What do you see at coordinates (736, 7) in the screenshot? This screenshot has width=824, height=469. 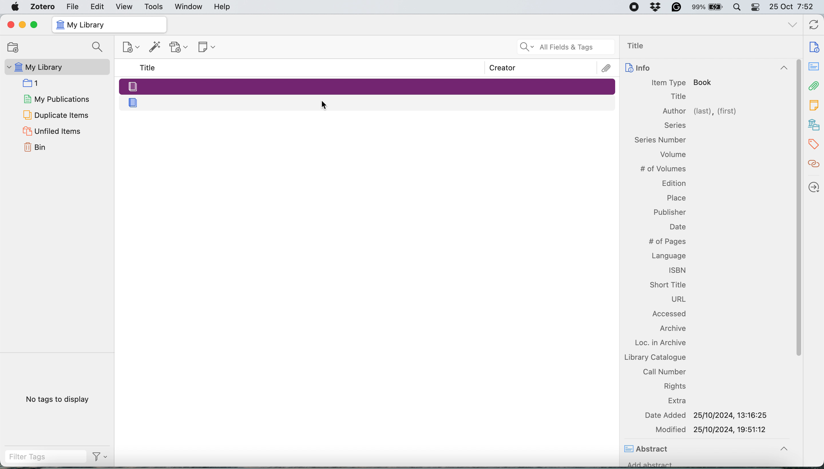 I see `Spotlight Search` at bounding box center [736, 7].